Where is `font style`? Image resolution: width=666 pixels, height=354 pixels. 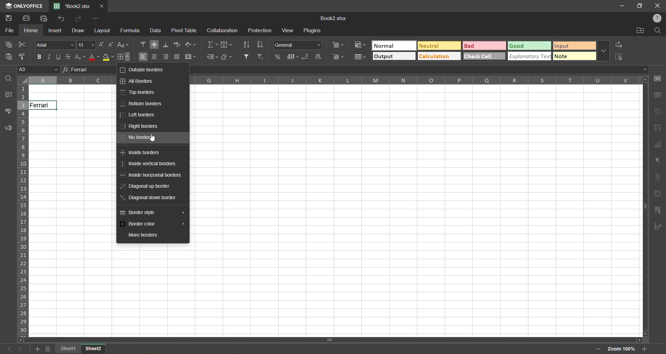
font style is located at coordinates (54, 44).